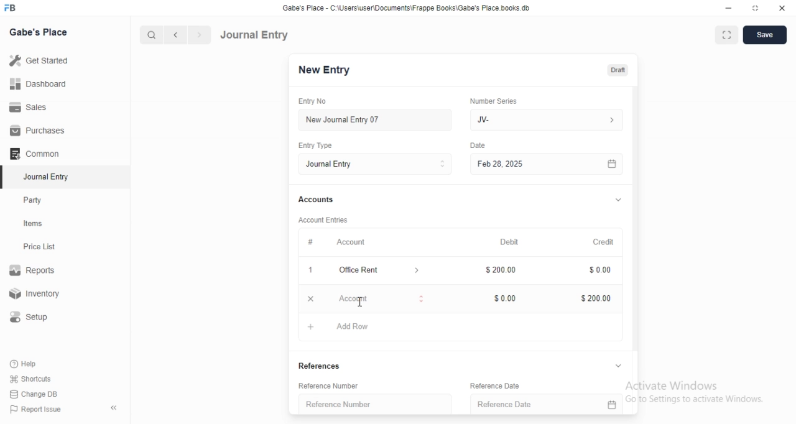 This screenshot has height=424, width=796. I want to click on close, so click(782, 7).